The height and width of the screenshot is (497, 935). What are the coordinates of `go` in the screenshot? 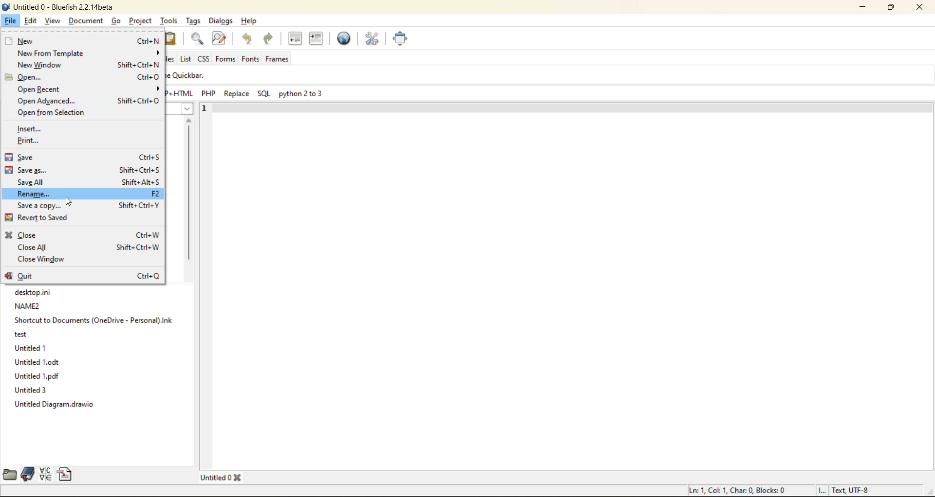 It's located at (116, 21).